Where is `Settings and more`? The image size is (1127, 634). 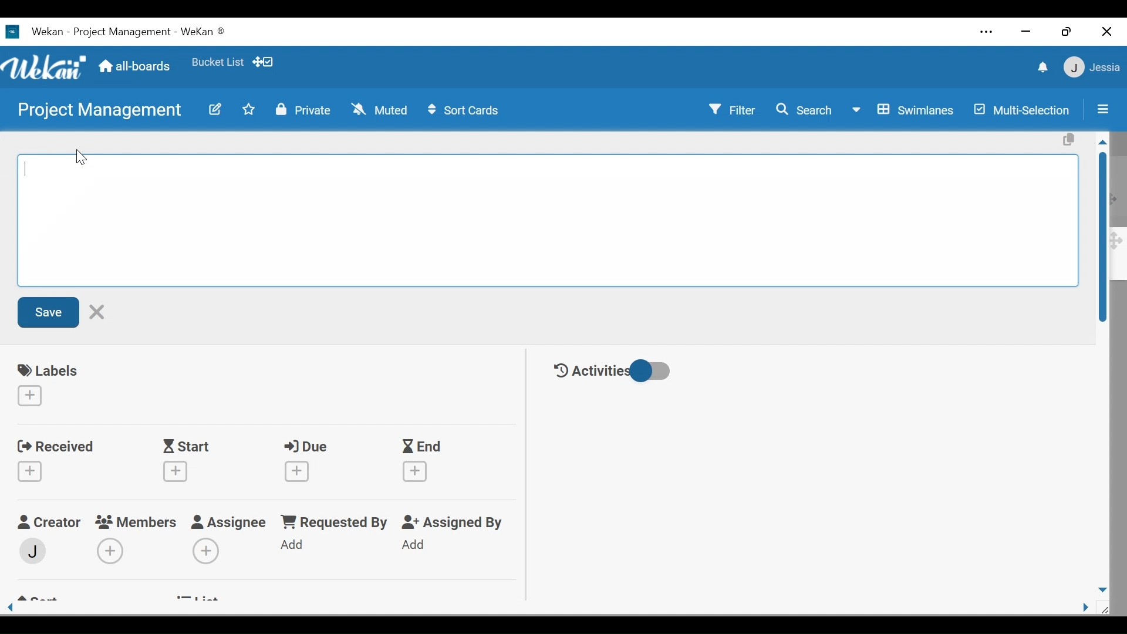
Settings and more is located at coordinates (987, 32).